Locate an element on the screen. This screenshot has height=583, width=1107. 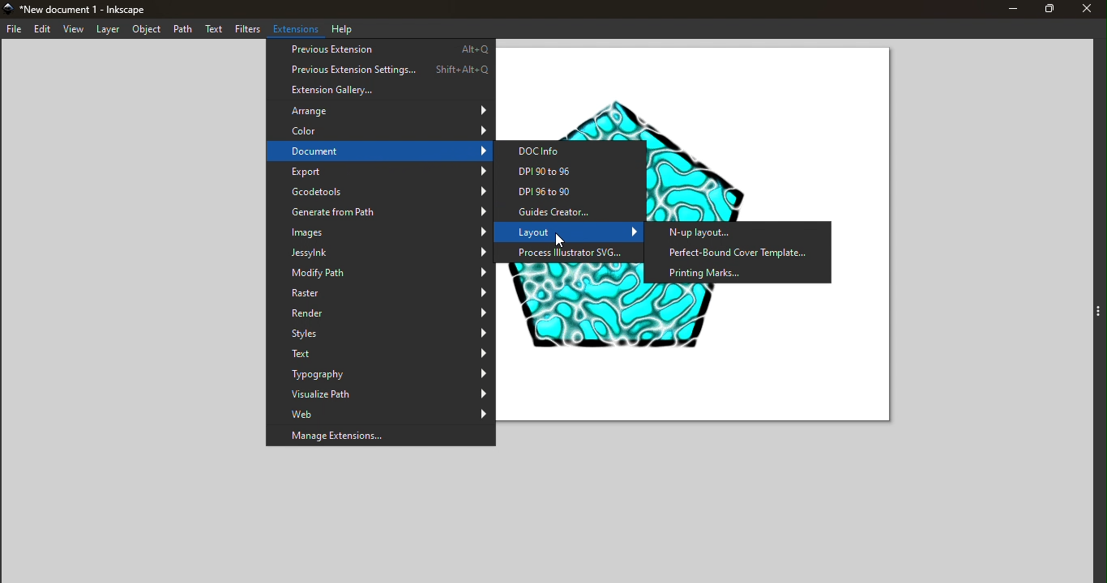
Help is located at coordinates (346, 28).